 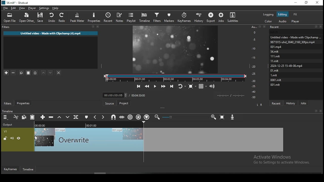 I want to click on next marker, so click(x=103, y=117).